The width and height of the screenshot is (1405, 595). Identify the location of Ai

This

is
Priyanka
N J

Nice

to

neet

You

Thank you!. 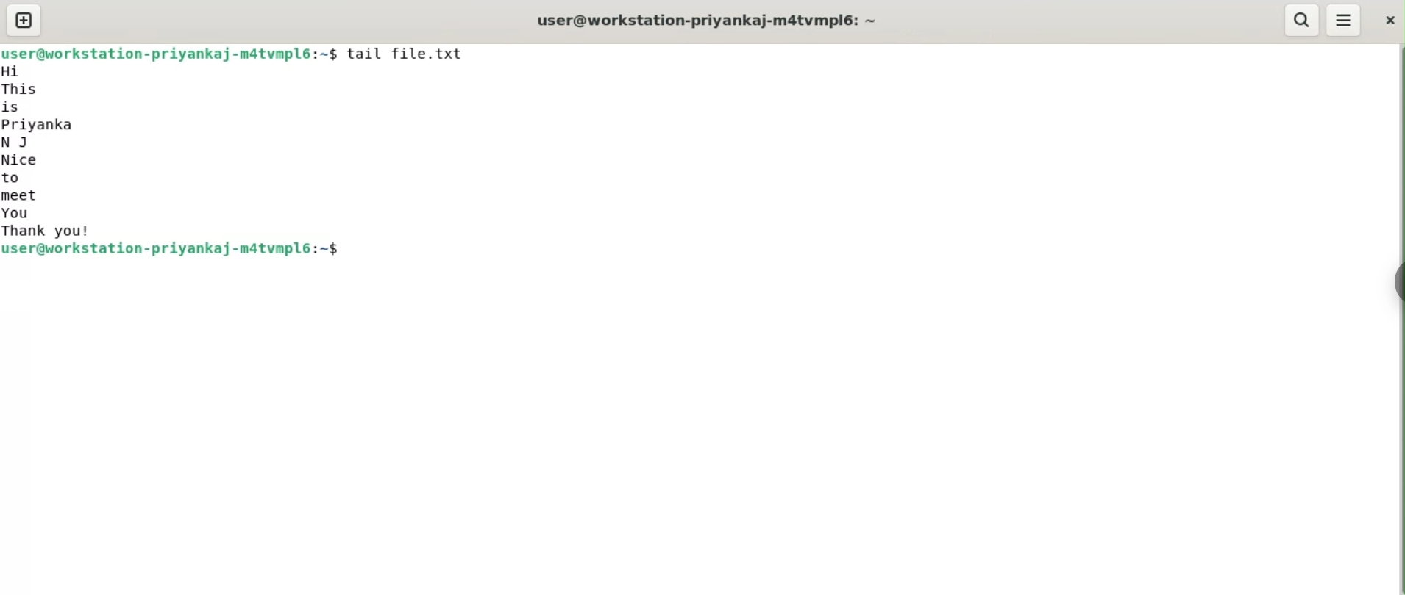
(49, 152).